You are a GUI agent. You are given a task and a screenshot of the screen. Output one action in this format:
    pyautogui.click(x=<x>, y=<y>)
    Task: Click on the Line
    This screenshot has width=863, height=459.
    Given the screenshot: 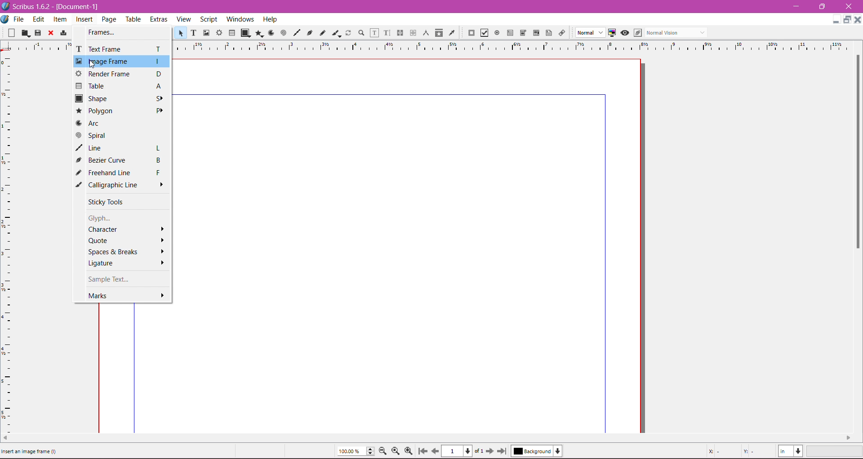 What is the action you would take?
    pyautogui.click(x=297, y=33)
    